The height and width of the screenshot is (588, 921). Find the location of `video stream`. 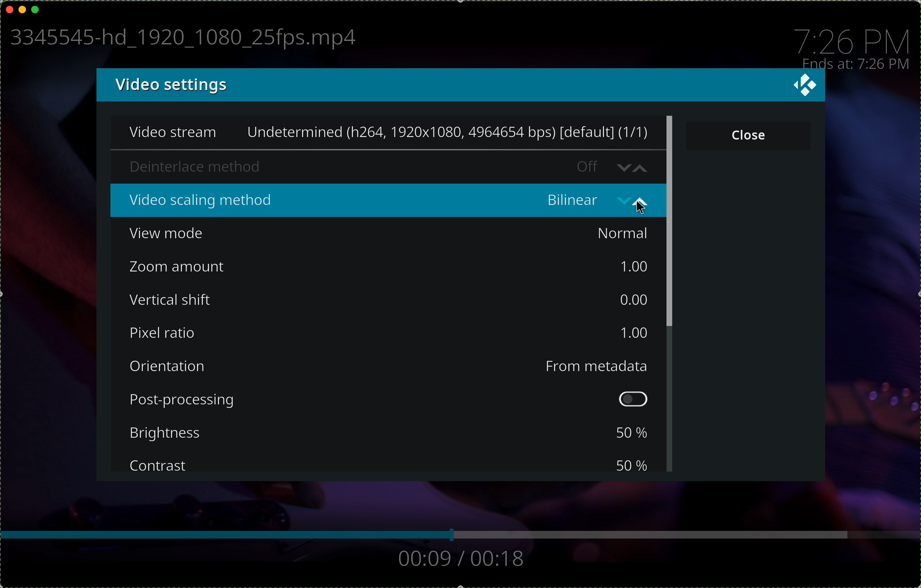

video stream is located at coordinates (387, 134).